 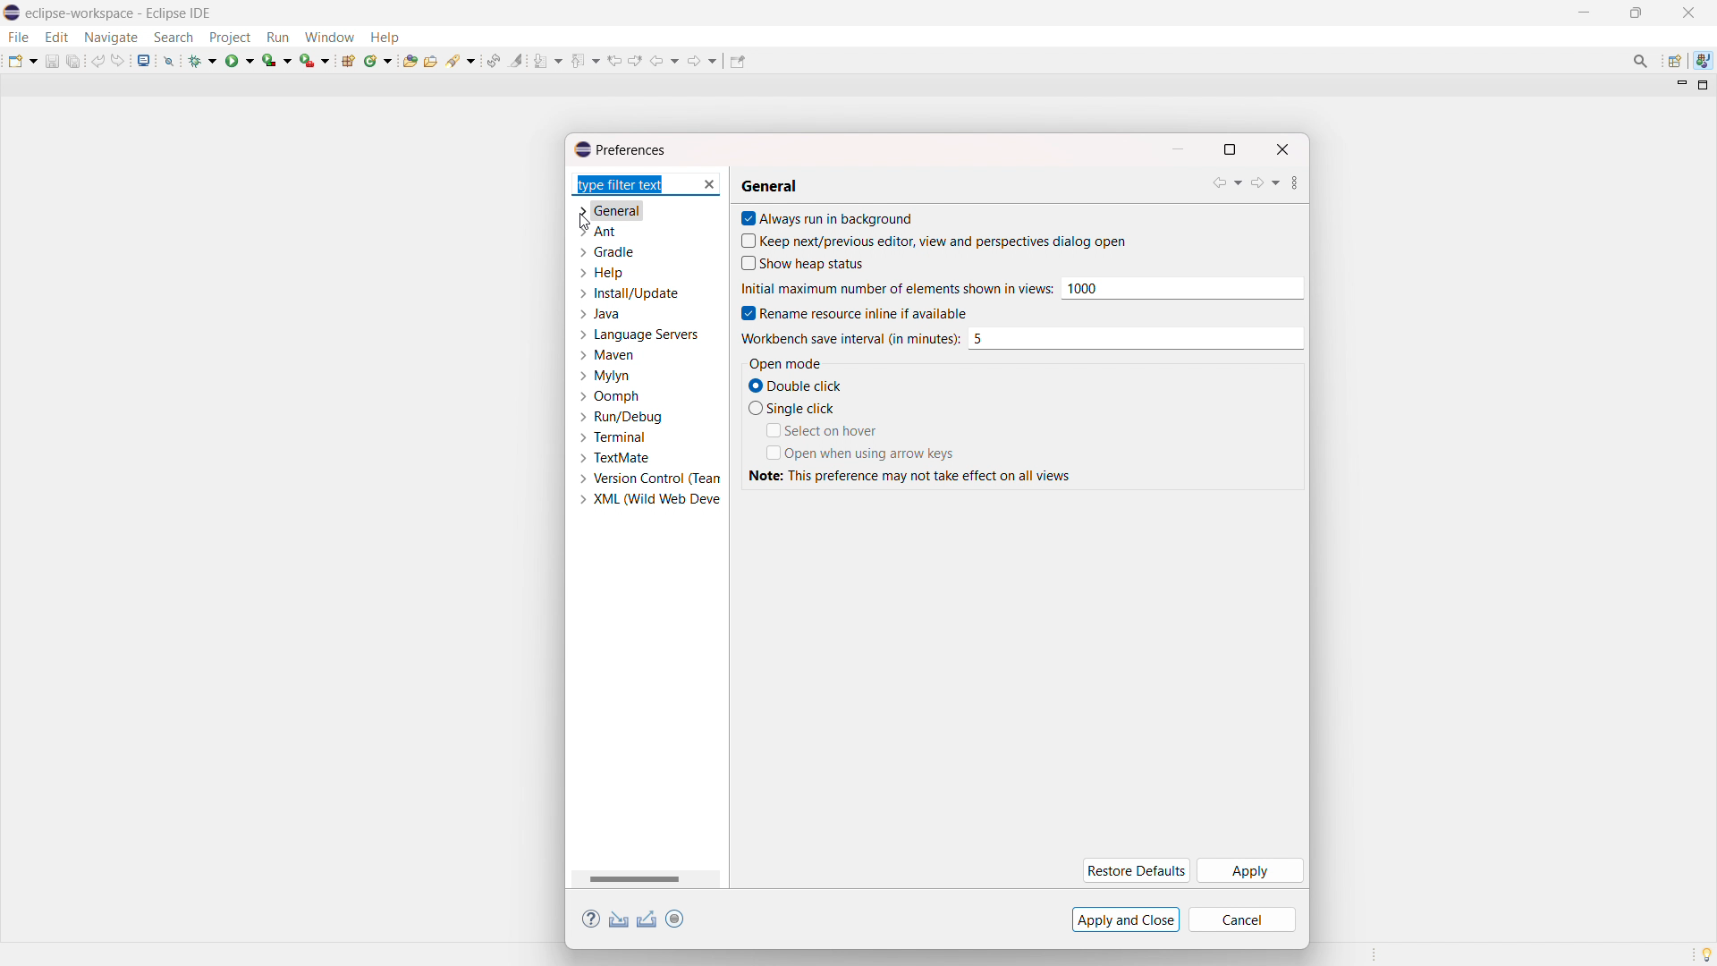 I want to click on Checkbox, so click(x=744, y=218).